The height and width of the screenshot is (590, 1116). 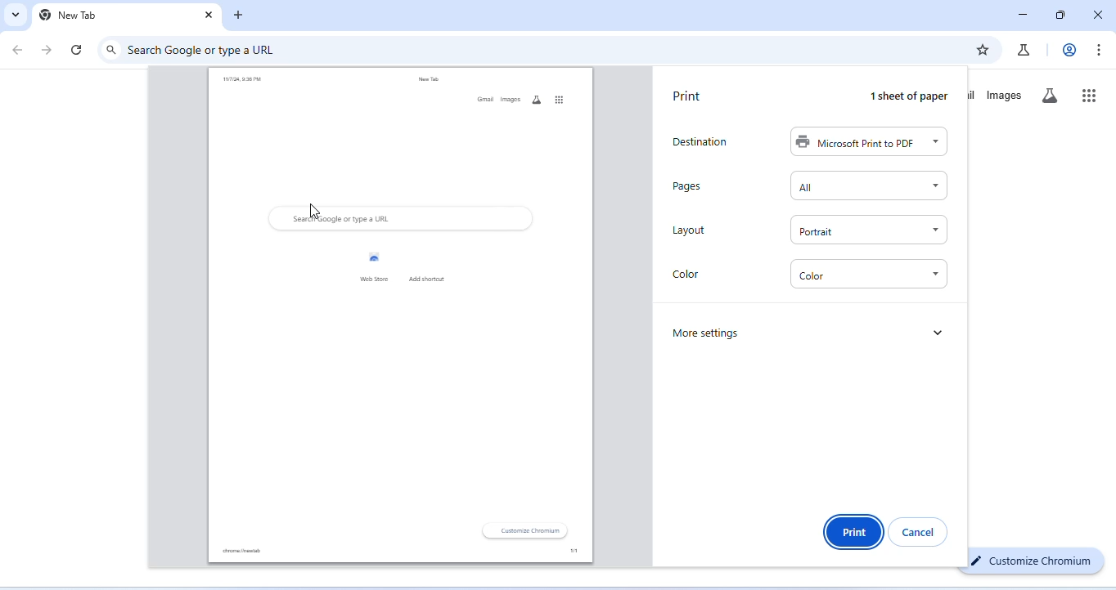 I want to click on color, so click(x=688, y=277).